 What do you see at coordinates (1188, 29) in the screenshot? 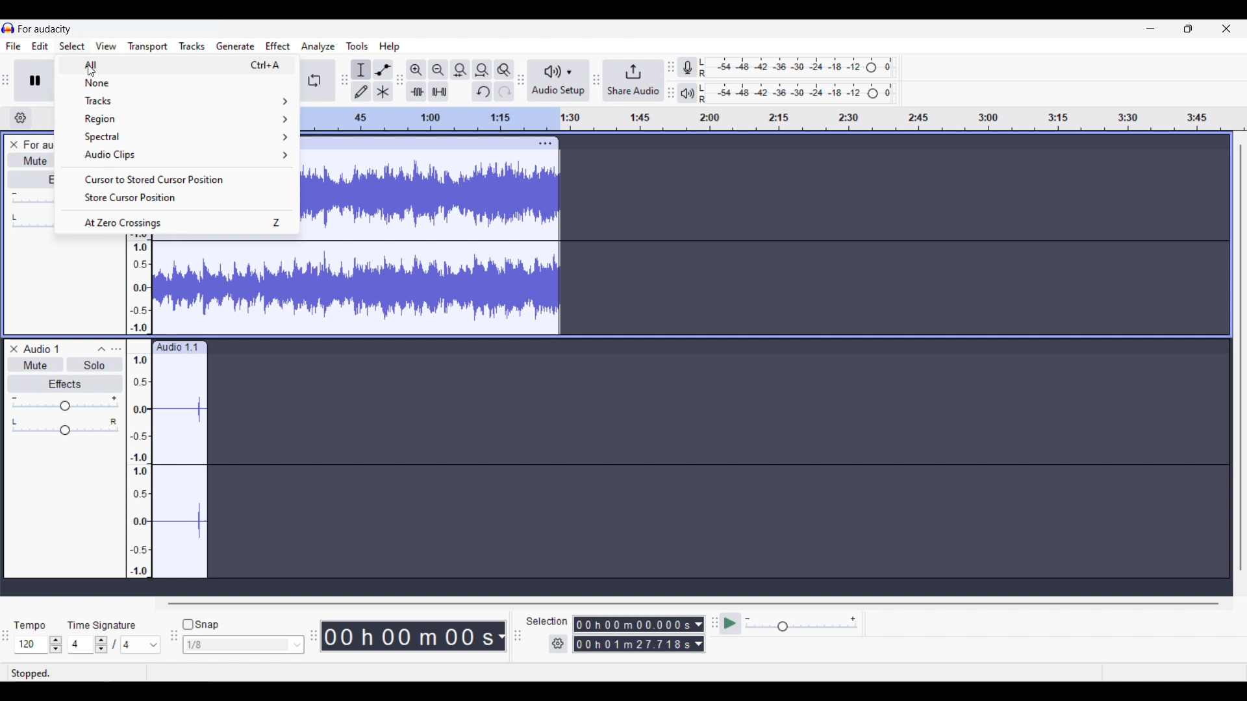
I see `Show interface in smaller tab` at bounding box center [1188, 29].